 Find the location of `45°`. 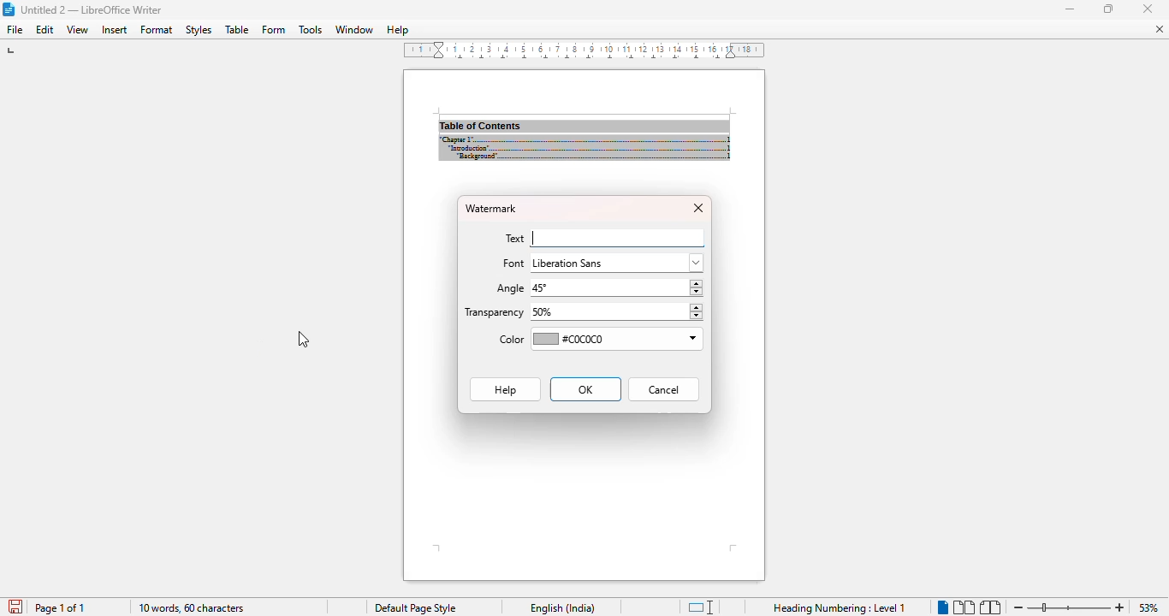

45° is located at coordinates (615, 287).